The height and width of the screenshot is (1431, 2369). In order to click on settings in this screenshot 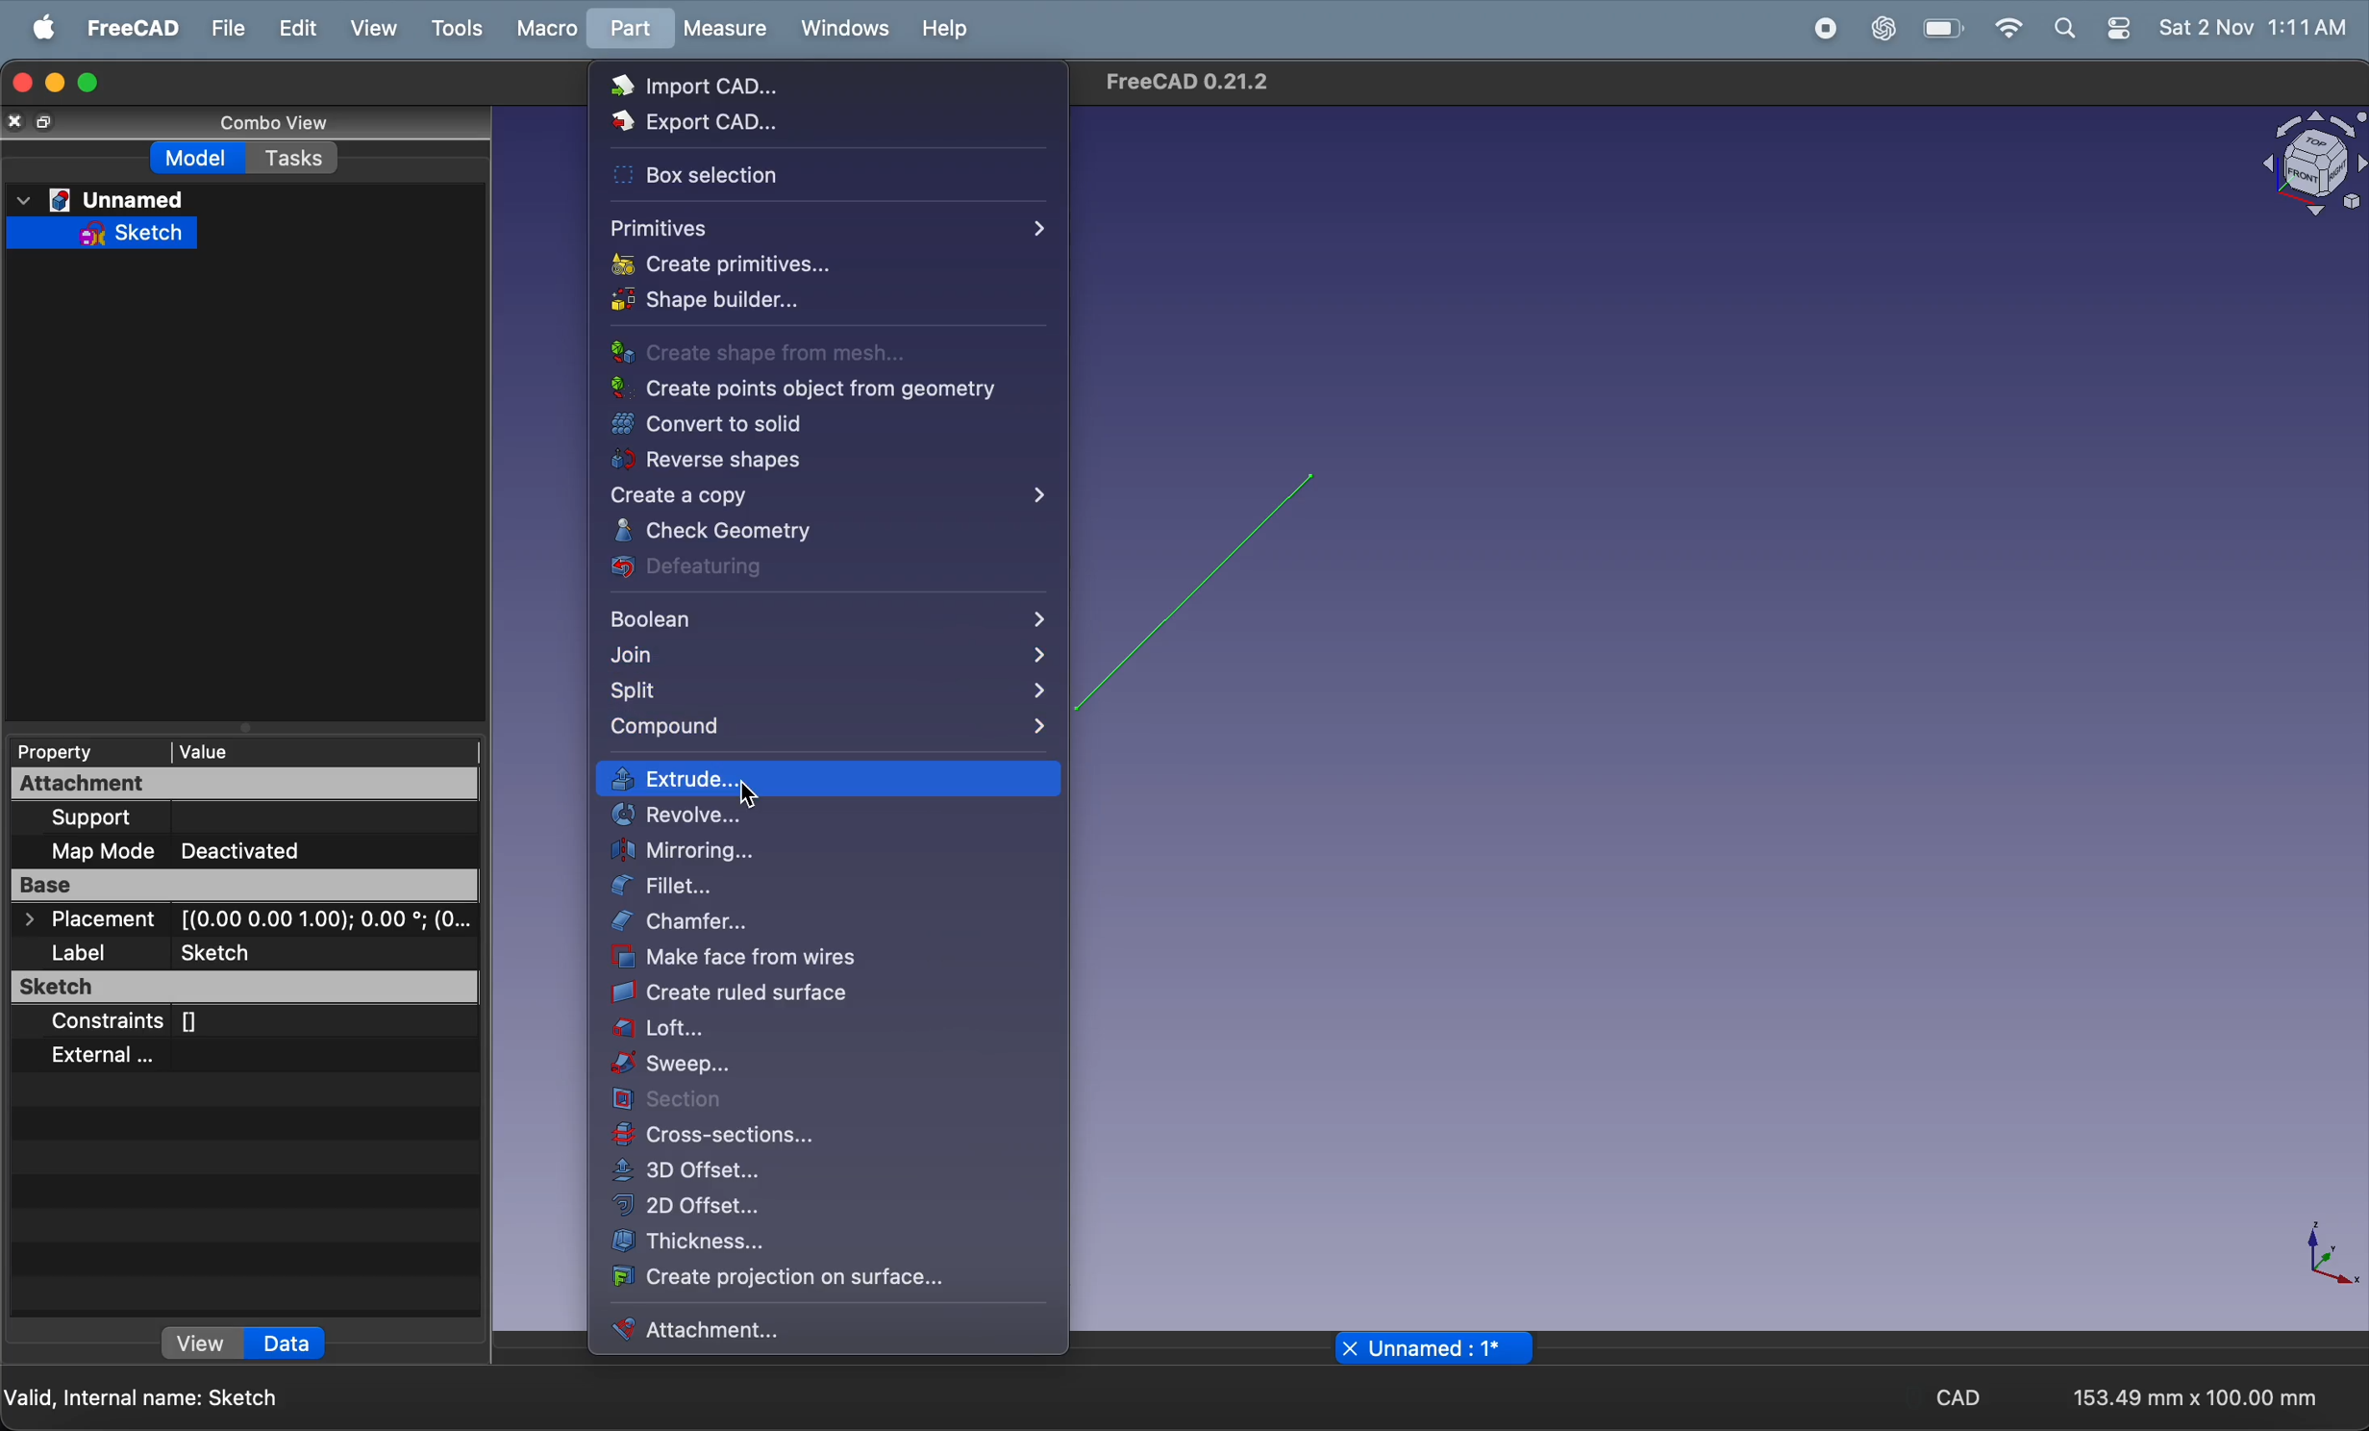, I will do `click(2118, 29)`.